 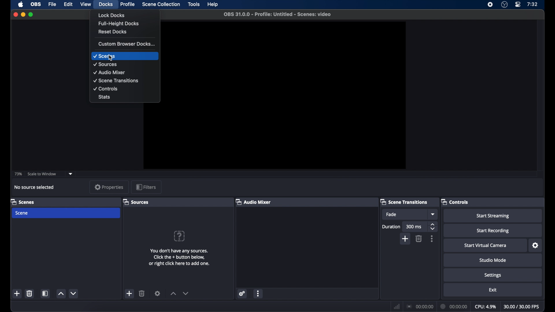 I want to click on duration, so click(x=391, y=226).